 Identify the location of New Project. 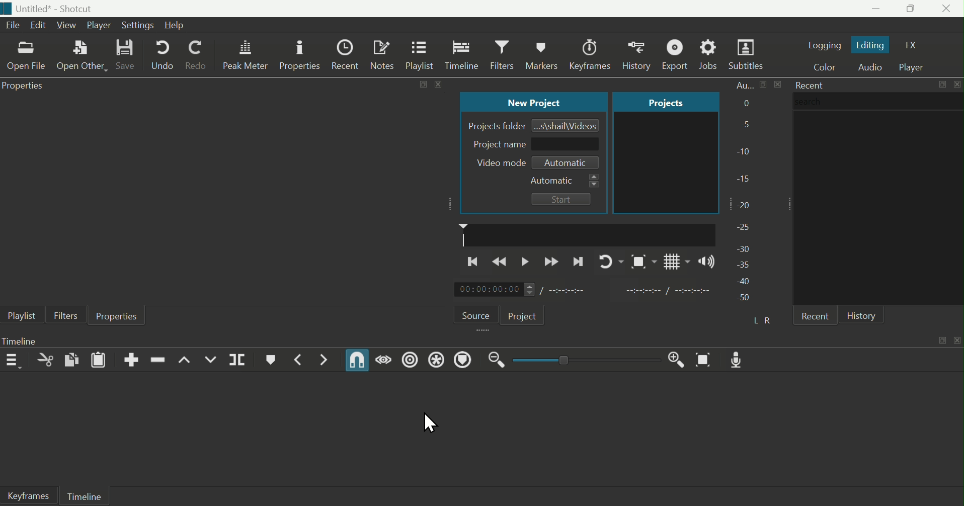
(531, 103).